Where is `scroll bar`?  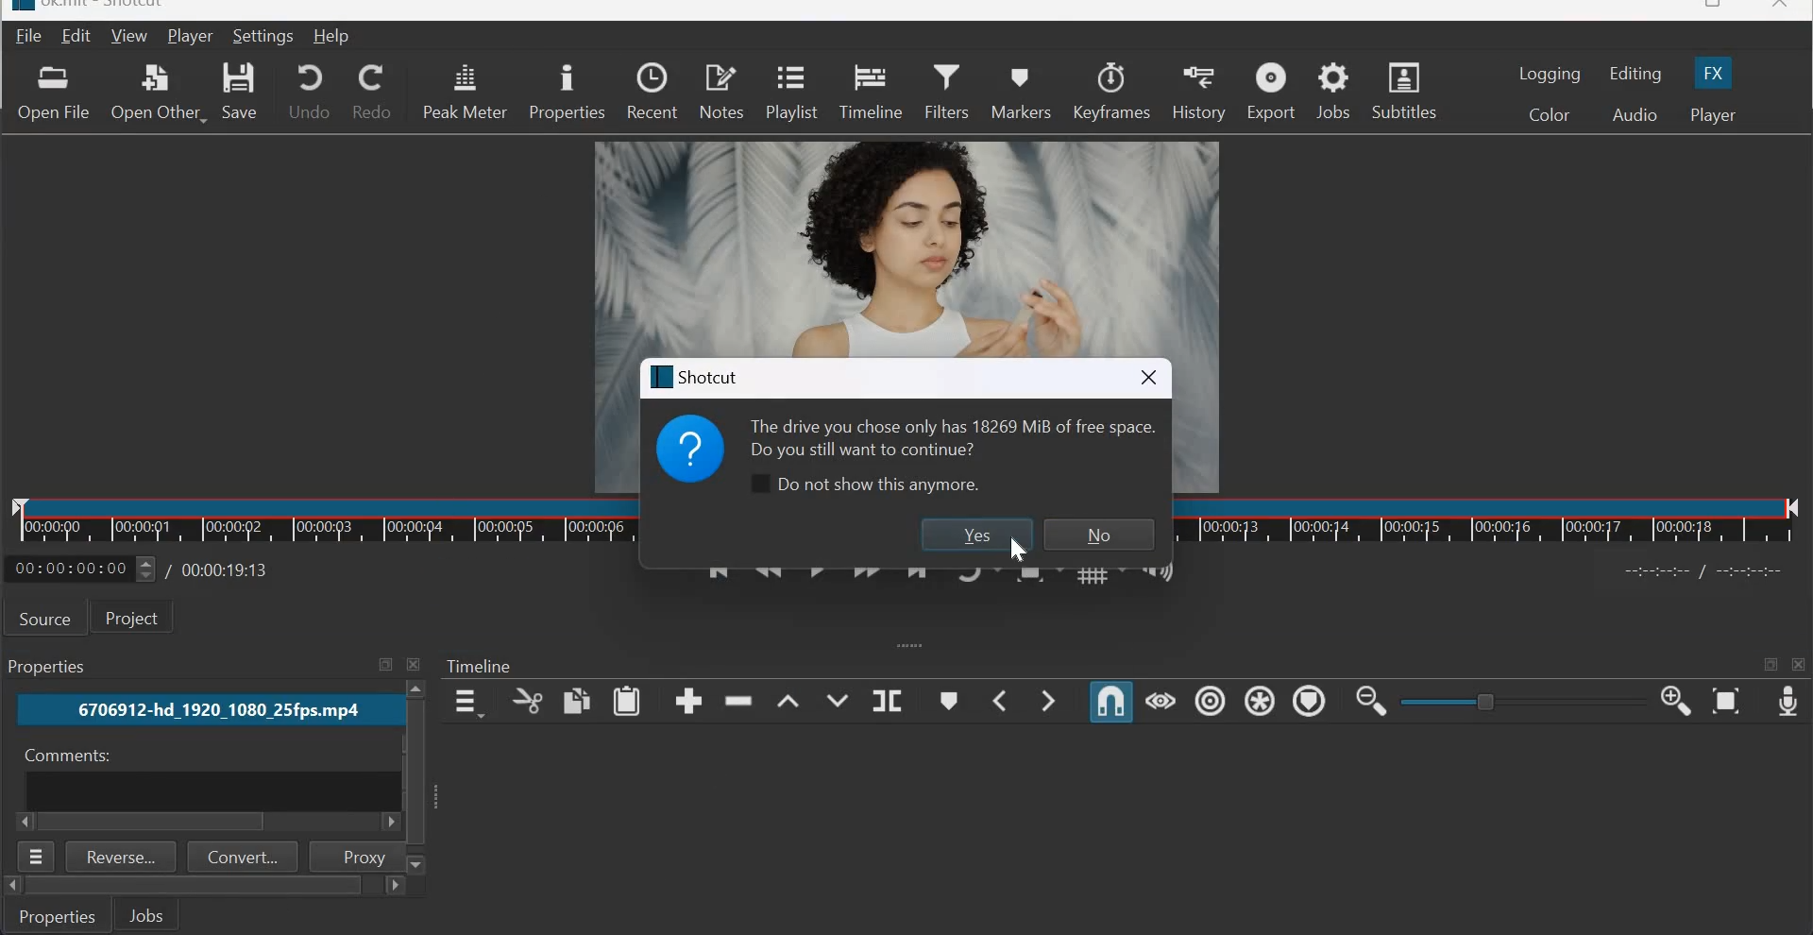
scroll bar is located at coordinates (156, 823).